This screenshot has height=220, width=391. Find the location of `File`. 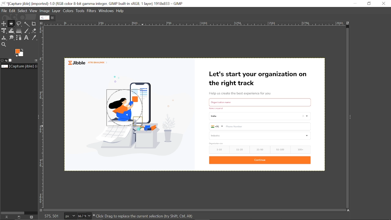

File is located at coordinates (4, 11).